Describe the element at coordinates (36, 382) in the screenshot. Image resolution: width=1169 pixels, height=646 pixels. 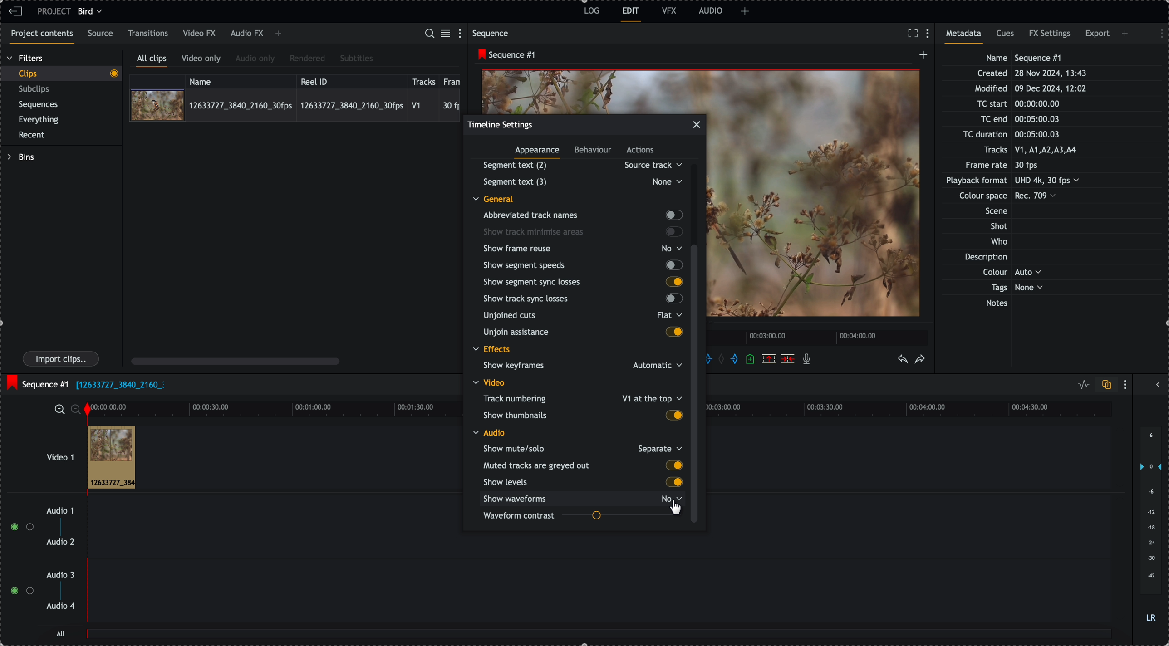
I see `sequence #1` at that location.